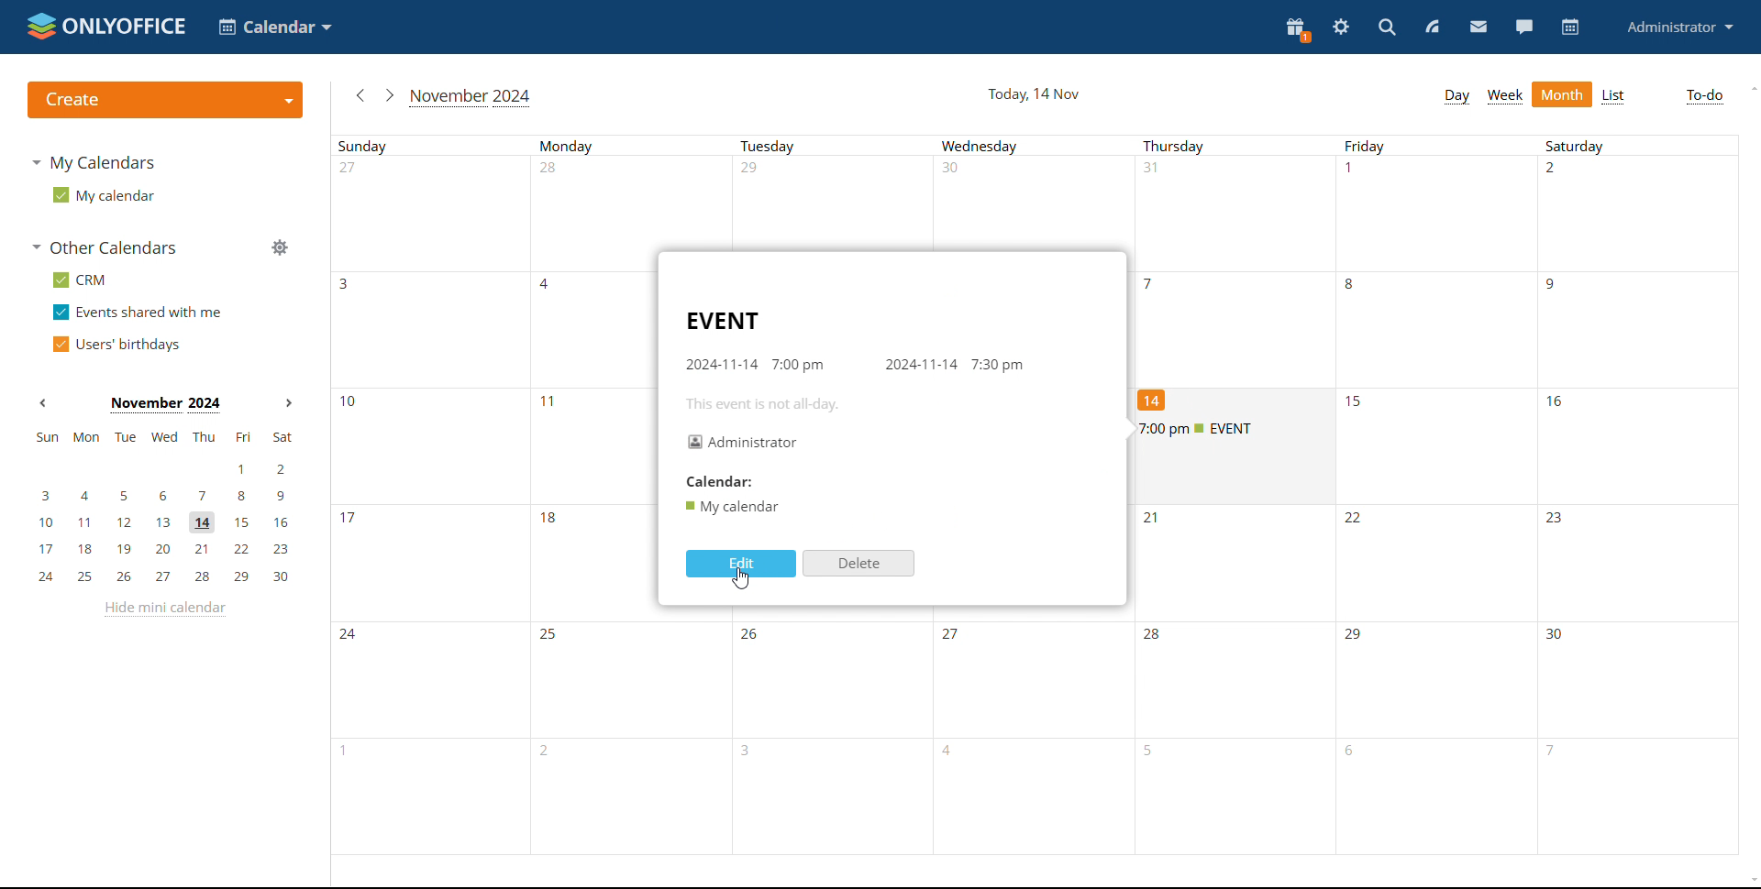 Image resolution: width=1761 pixels, height=889 pixels. I want to click on current month, so click(165, 406).